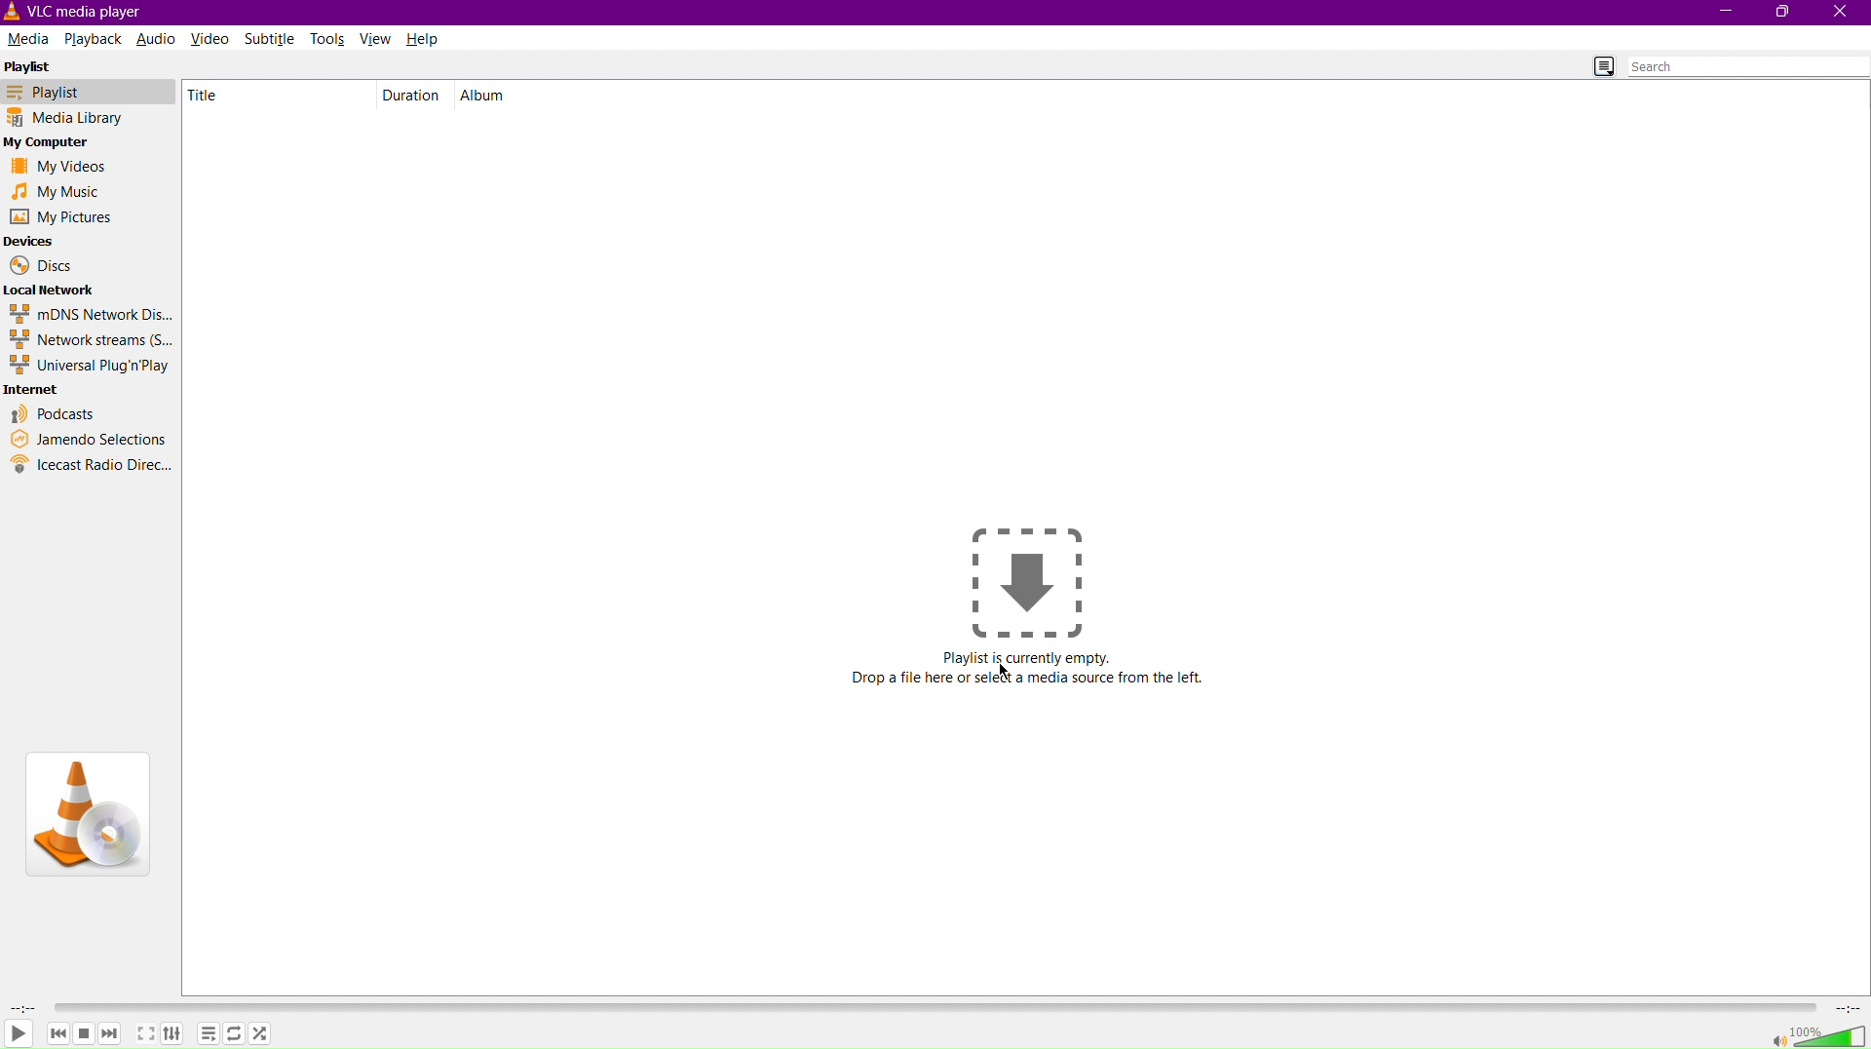 The width and height of the screenshot is (1871, 1049). I want to click on Devices, so click(30, 240).